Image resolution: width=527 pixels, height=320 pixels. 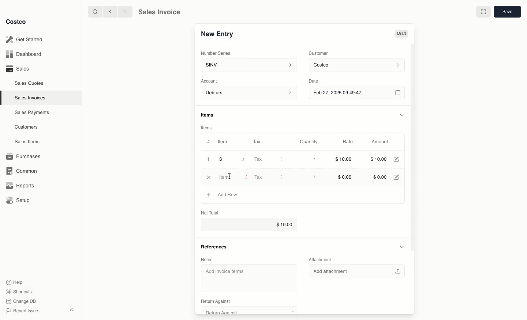 What do you see at coordinates (402, 34) in the screenshot?
I see `Draft` at bounding box center [402, 34].